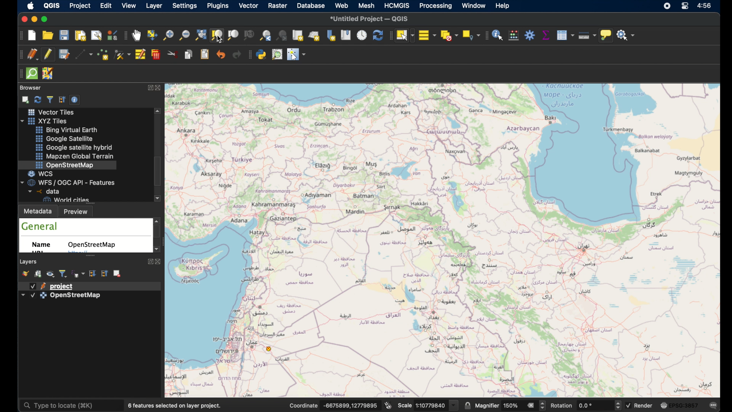  What do you see at coordinates (66, 200) in the screenshot?
I see `world cities` at bounding box center [66, 200].